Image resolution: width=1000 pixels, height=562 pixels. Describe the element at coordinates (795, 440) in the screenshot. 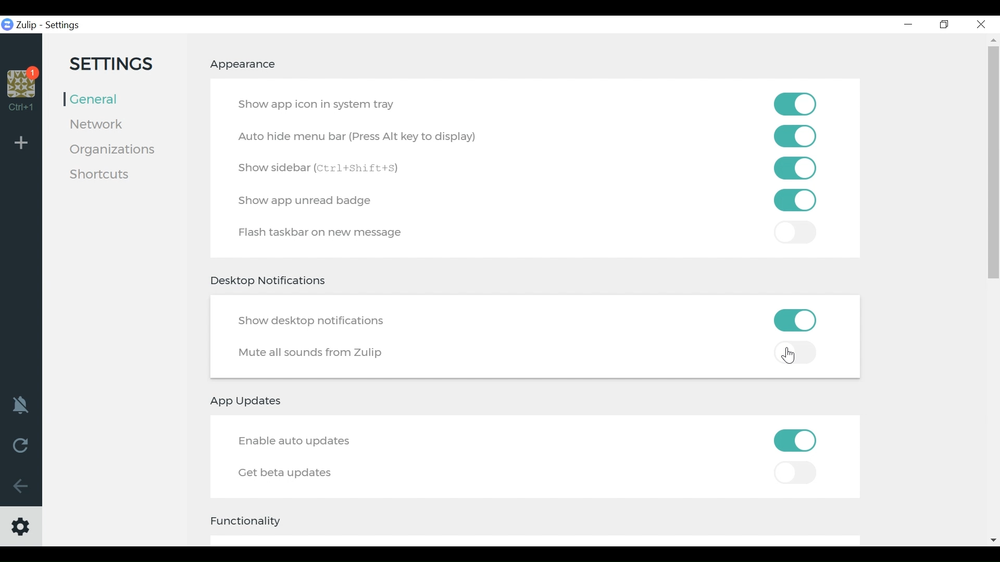

I see `Toggle on/off Enable auto updates` at that location.